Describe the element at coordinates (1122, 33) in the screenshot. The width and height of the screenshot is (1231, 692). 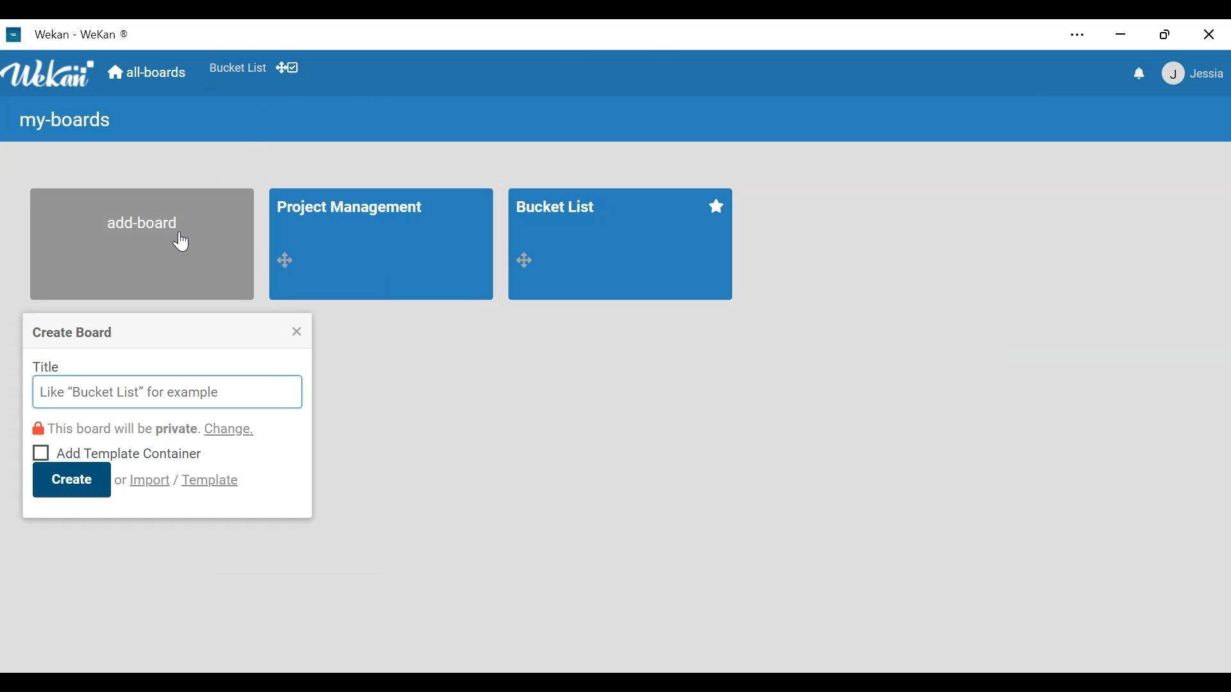
I see `minimize` at that location.